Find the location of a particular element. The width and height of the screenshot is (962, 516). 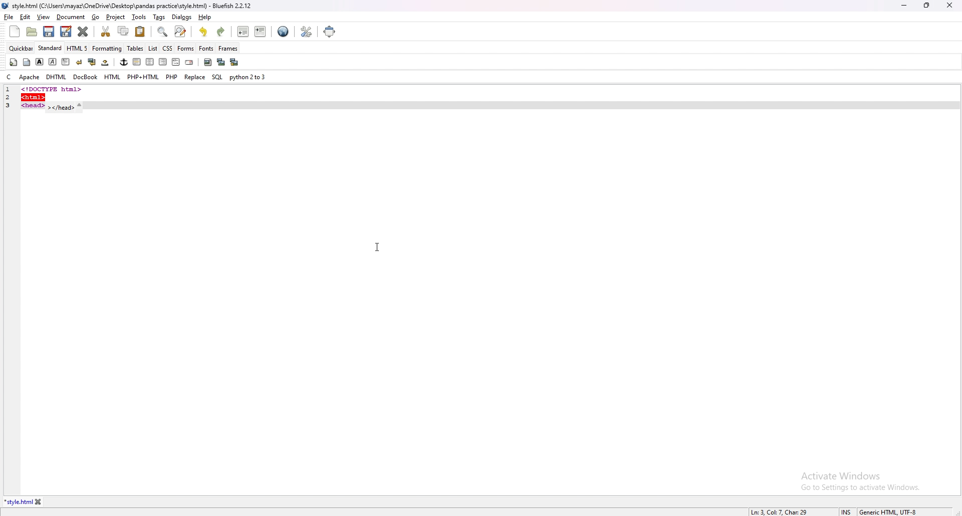

standard is located at coordinates (51, 48).